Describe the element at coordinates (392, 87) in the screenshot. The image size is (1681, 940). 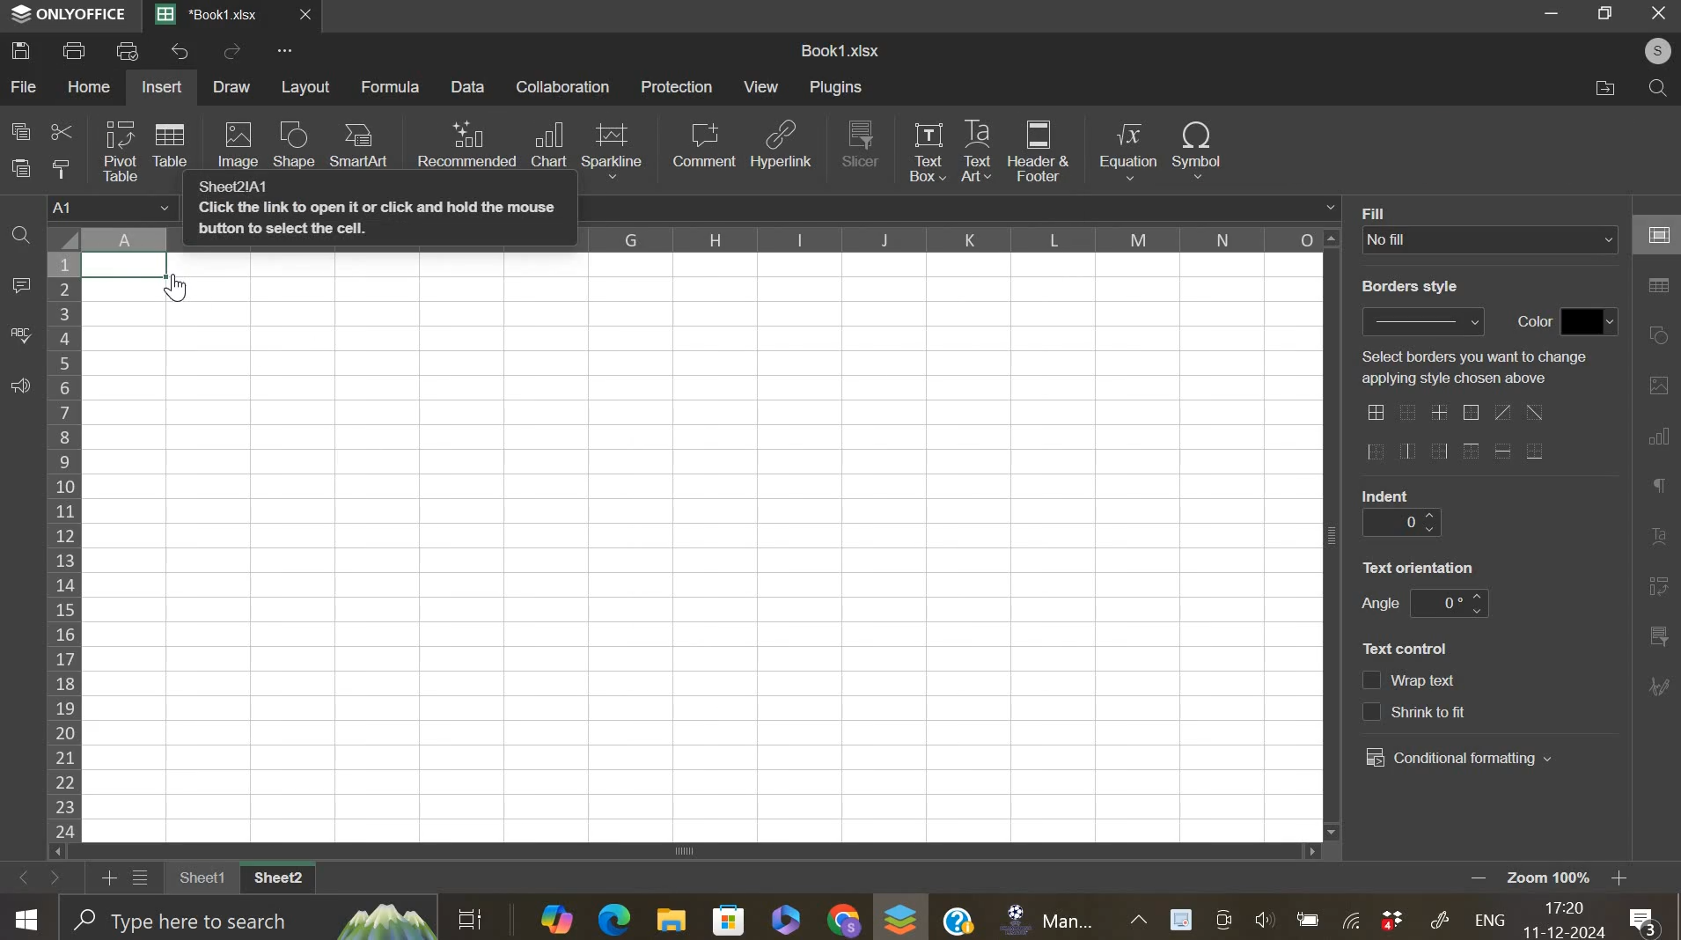
I see `formula` at that location.